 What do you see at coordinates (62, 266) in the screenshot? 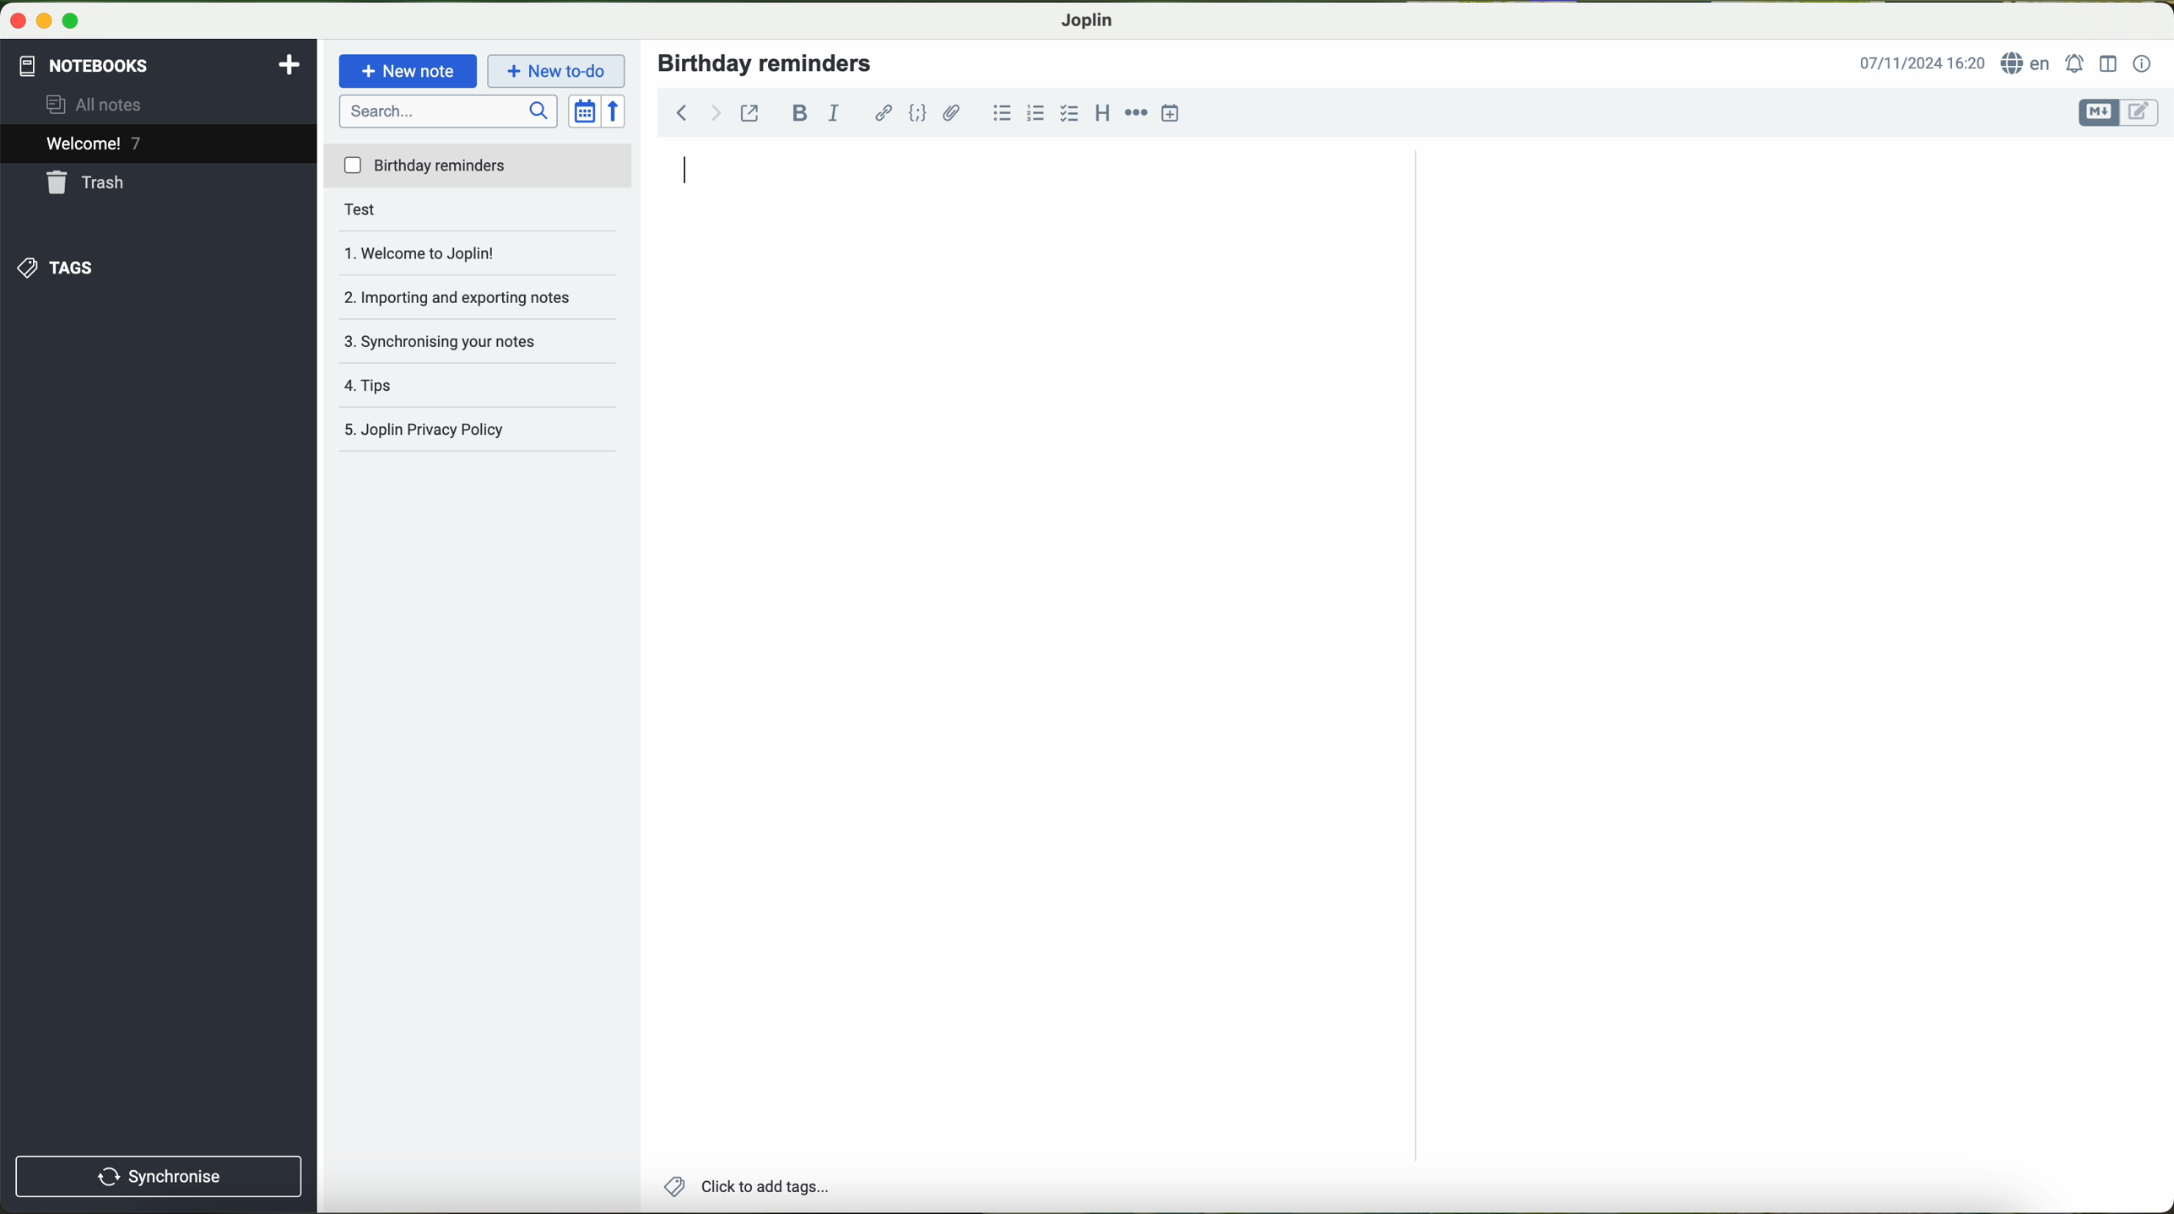
I see `tags` at bounding box center [62, 266].